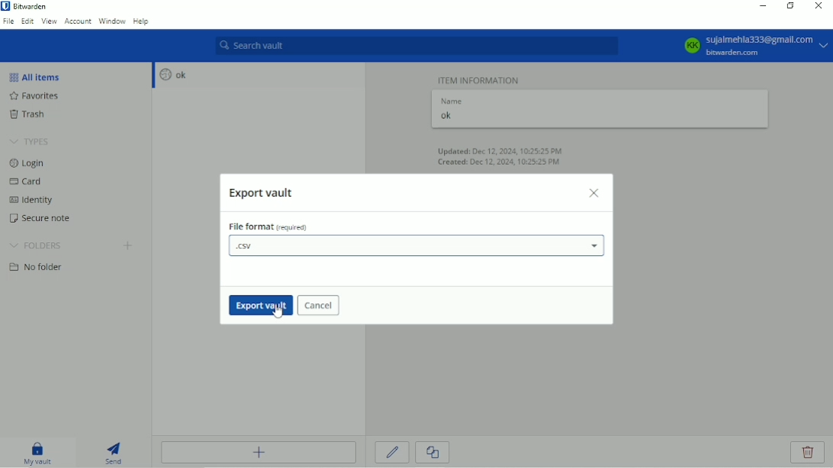  I want to click on All items, so click(39, 76).